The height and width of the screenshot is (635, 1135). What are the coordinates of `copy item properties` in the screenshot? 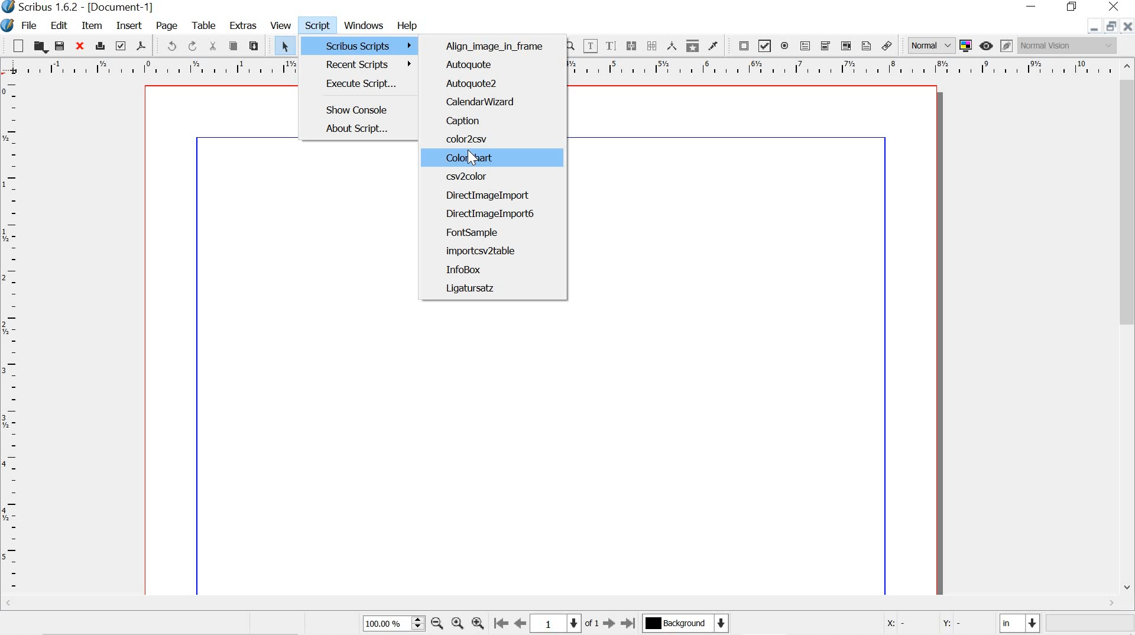 It's located at (693, 47).